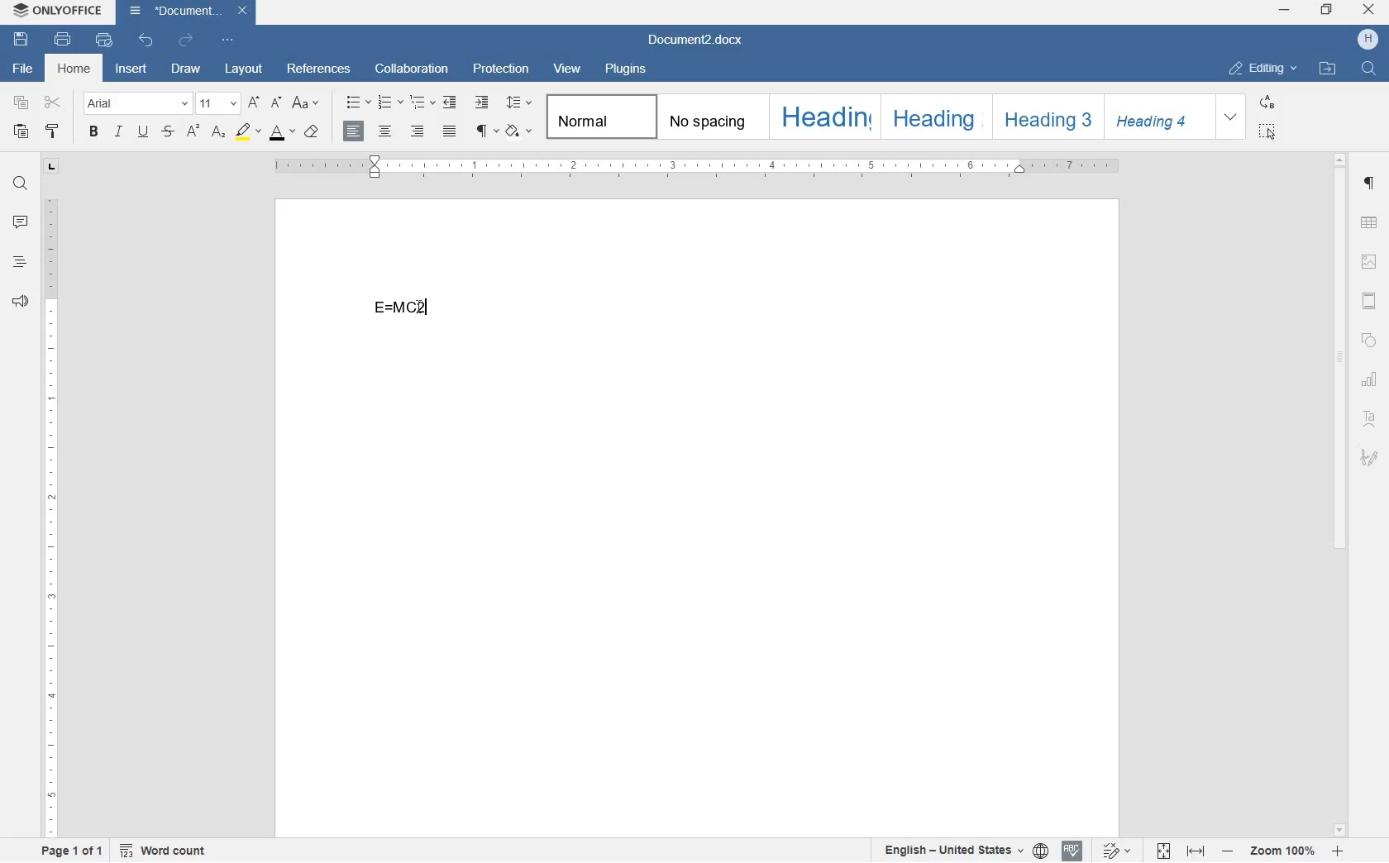 The image size is (1389, 863). What do you see at coordinates (63, 41) in the screenshot?
I see `print` at bounding box center [63, 41].